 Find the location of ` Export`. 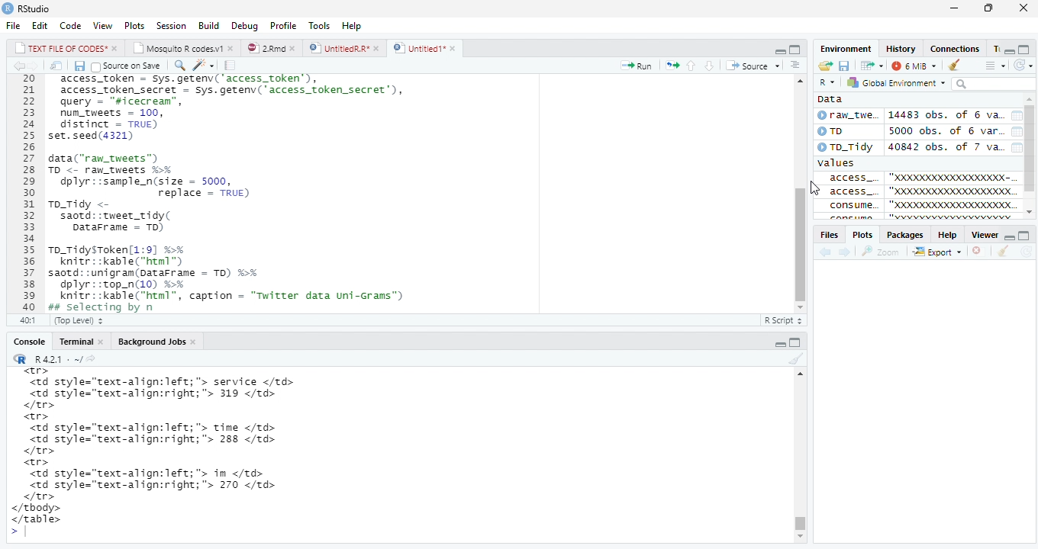

 Export is located at coordinates (940, 252).